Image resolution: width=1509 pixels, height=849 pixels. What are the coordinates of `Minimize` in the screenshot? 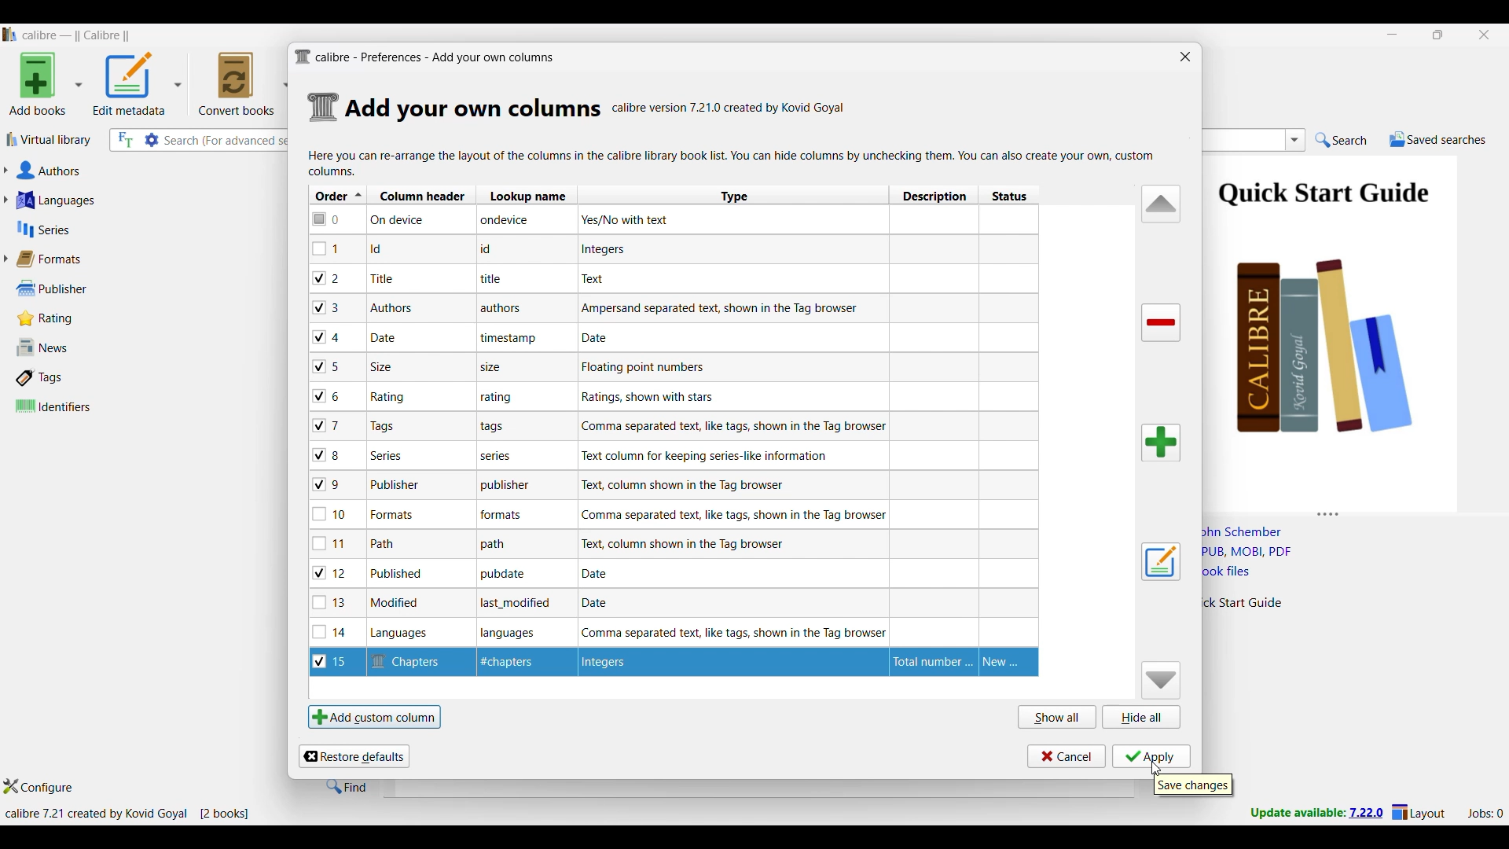 It's located at (1393, 35).